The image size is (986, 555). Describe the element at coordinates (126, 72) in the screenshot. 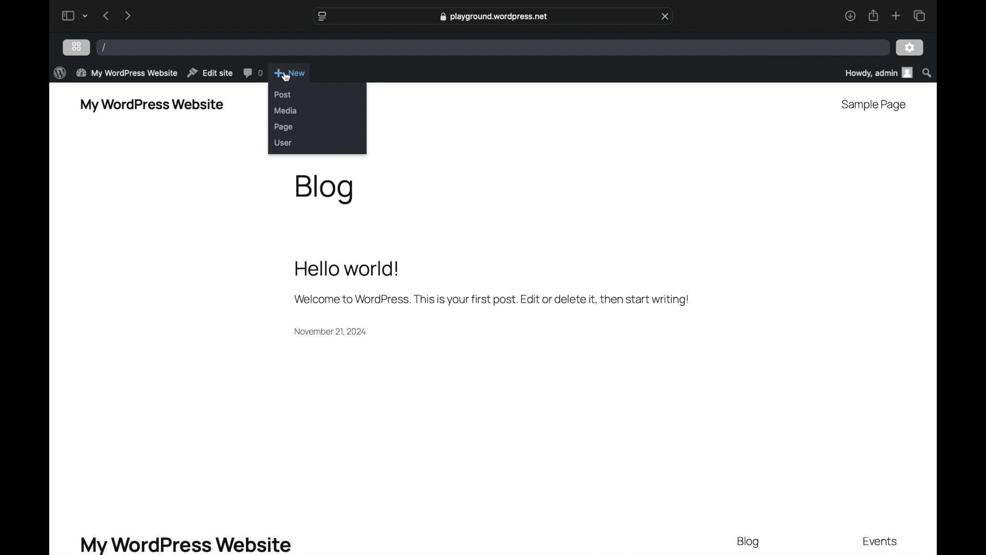

I see `my wordpress website` at that location.